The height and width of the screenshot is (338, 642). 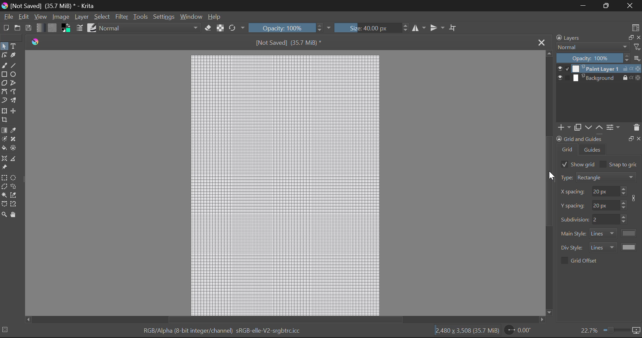 What do you see at coordinates (164, 17) in the screenshot?
I see `Settings` at bounding box center [164, 17].